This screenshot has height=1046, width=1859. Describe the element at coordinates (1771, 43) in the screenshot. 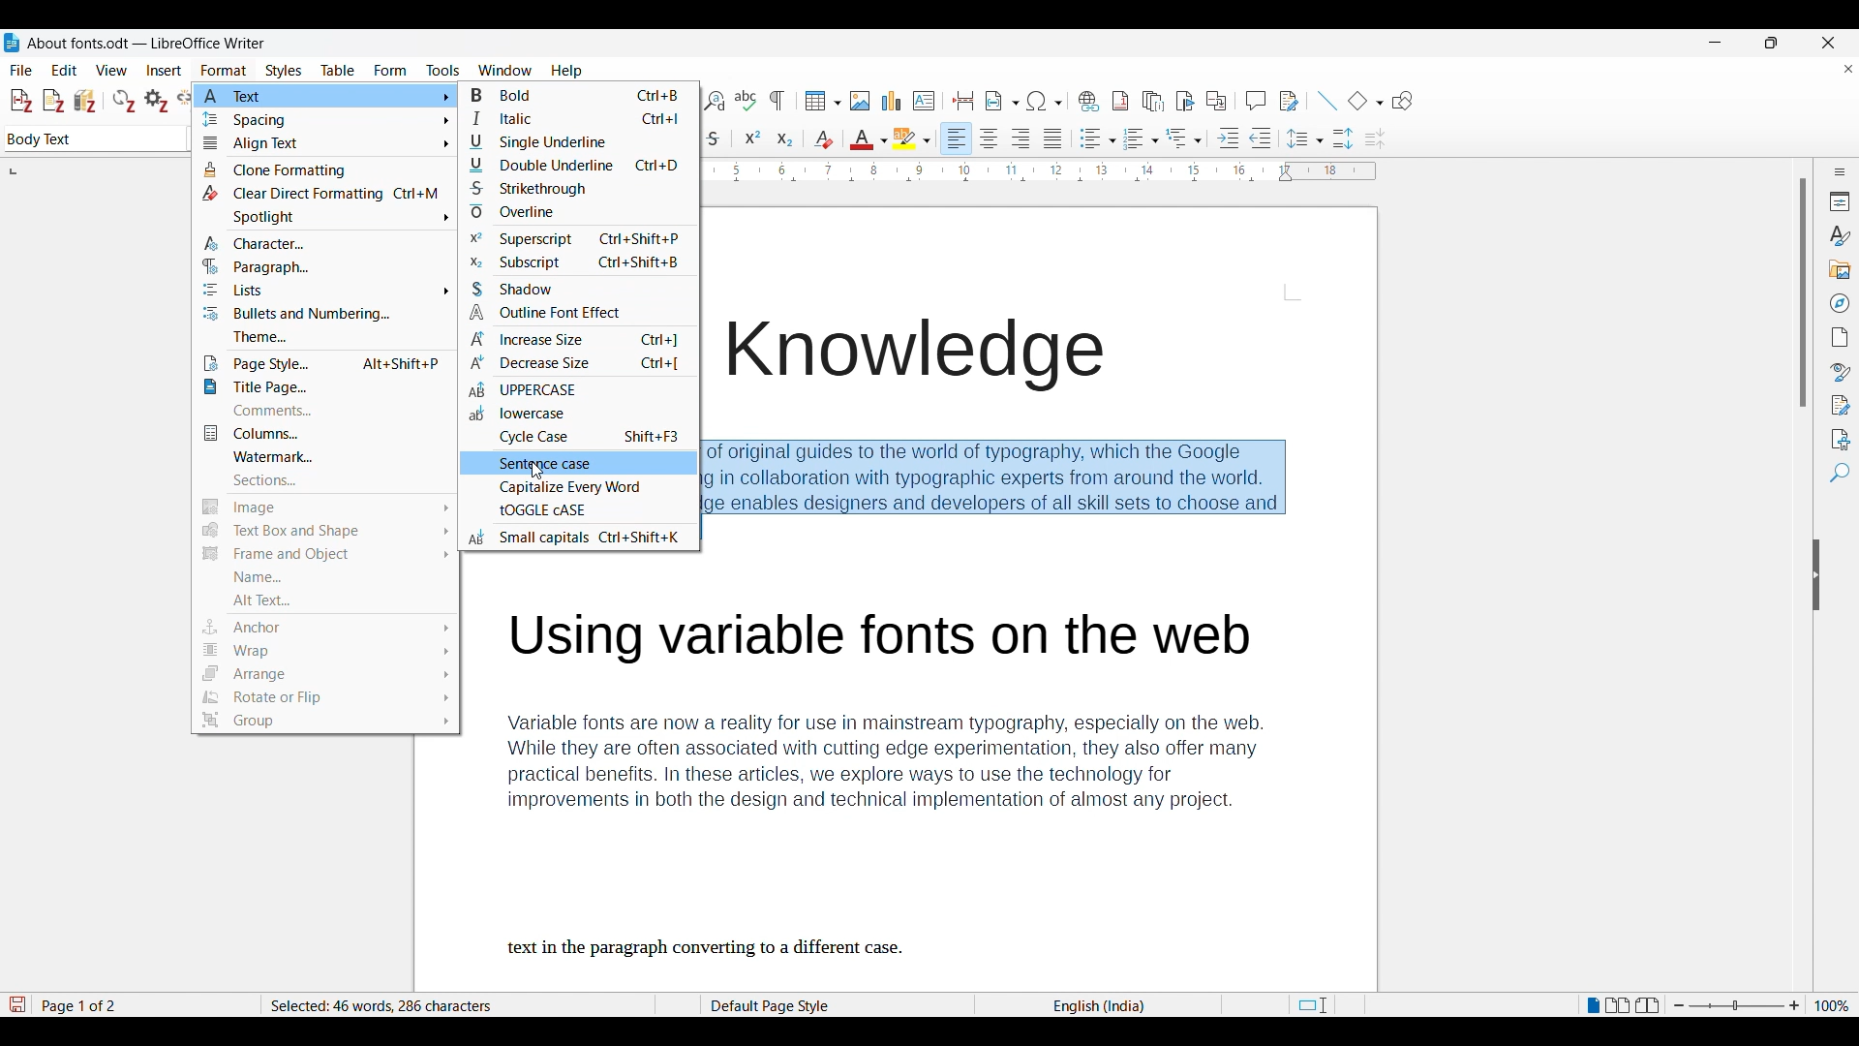

I see `Show in smaller tab` at that location.